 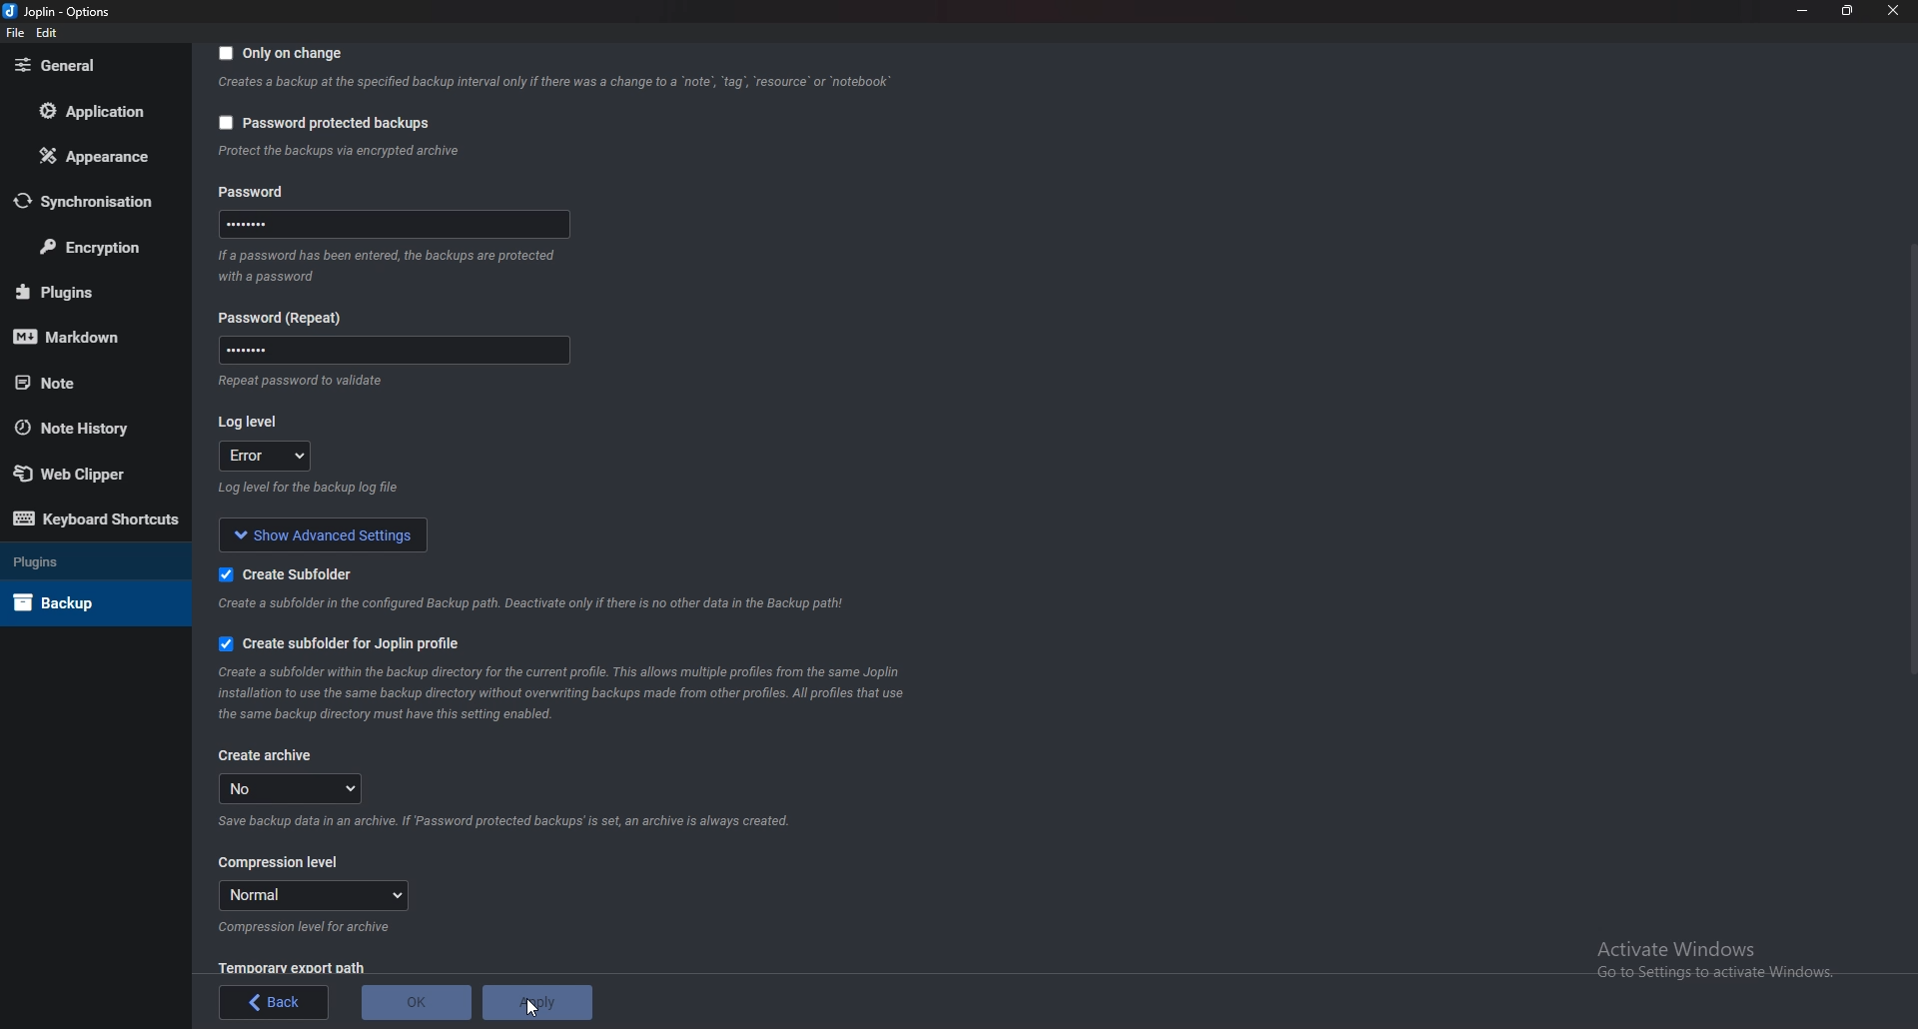 I want to click on o K, so click(x=417, y=1003).